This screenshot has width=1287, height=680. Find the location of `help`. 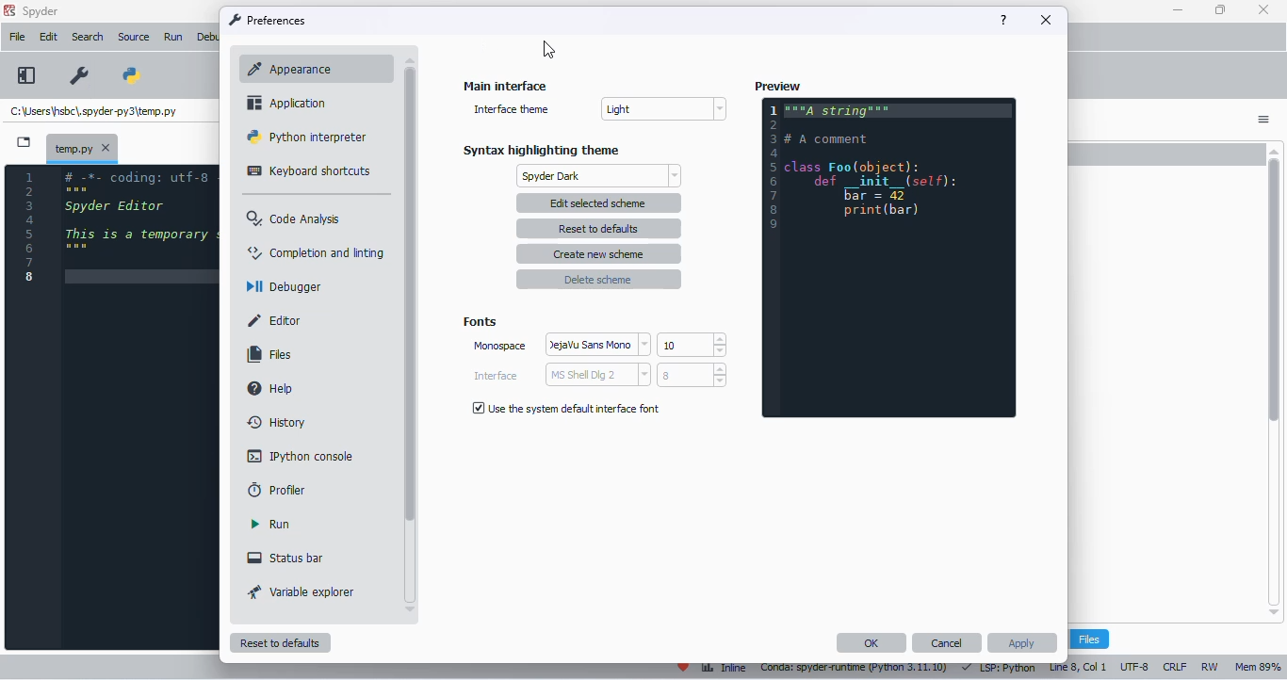

help is located at coordinates (271, 389).